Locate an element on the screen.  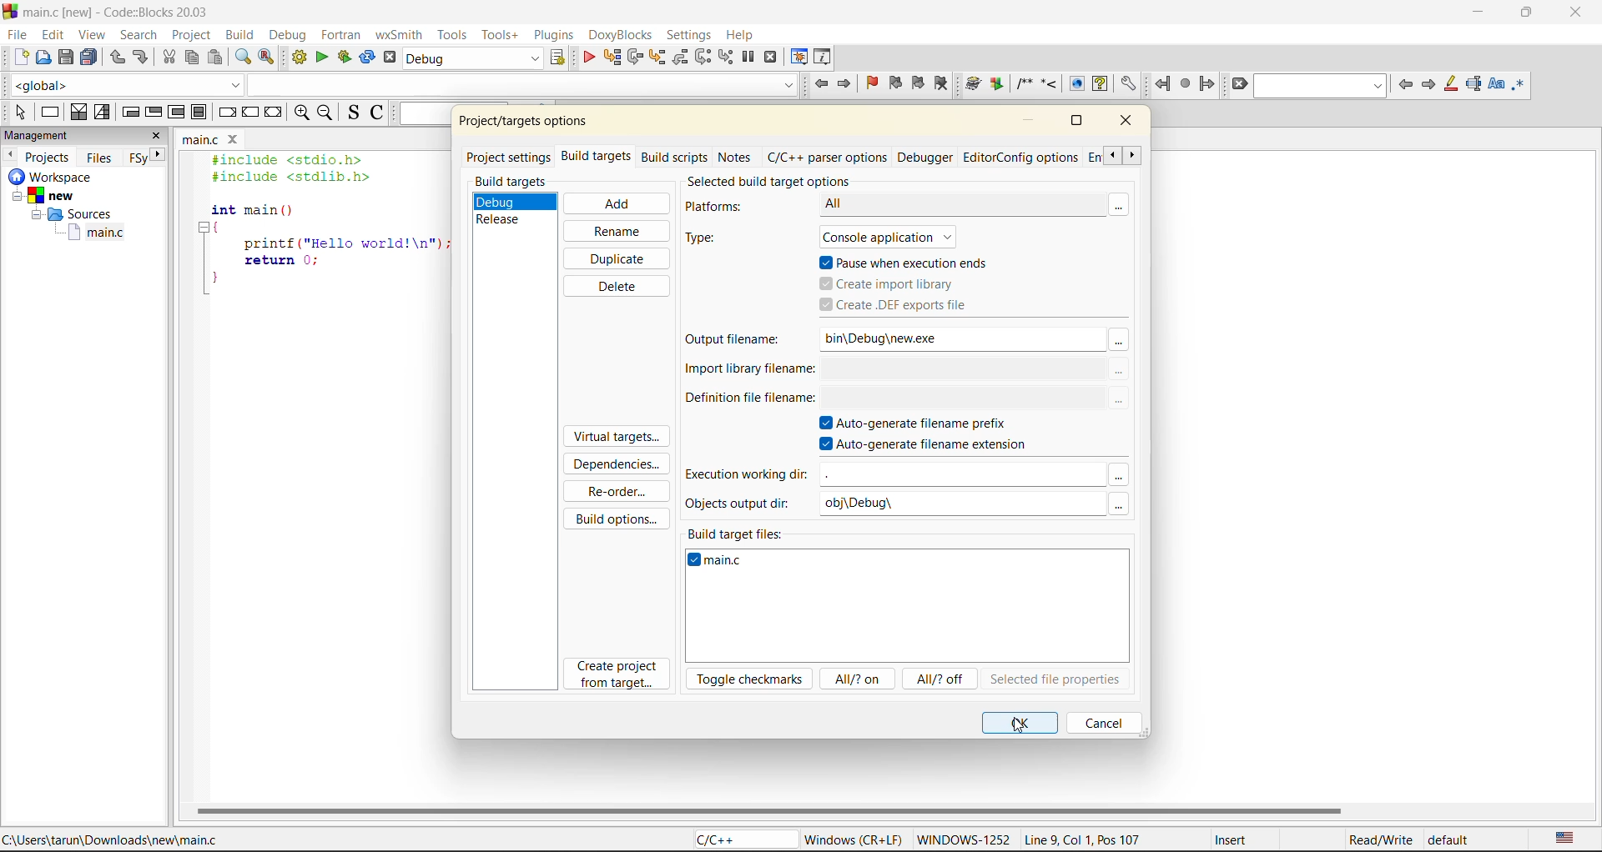
Insert is located at coordinates (1230, 839).